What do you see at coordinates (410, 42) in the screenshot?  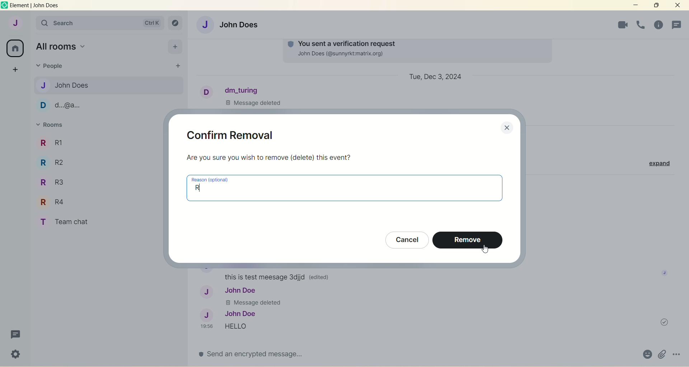 I see `You Sent a verification request ` at bounding box center [410, 42].